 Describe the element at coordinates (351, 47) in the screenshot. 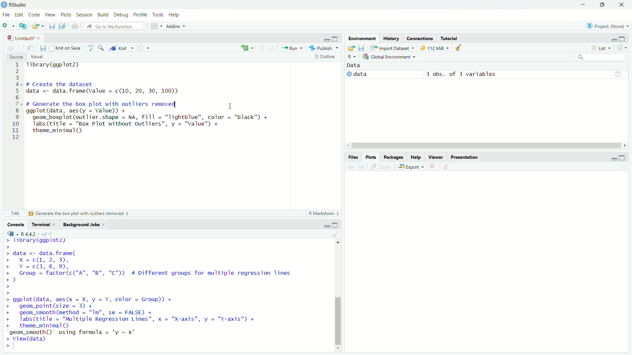

I see `export` at that location.